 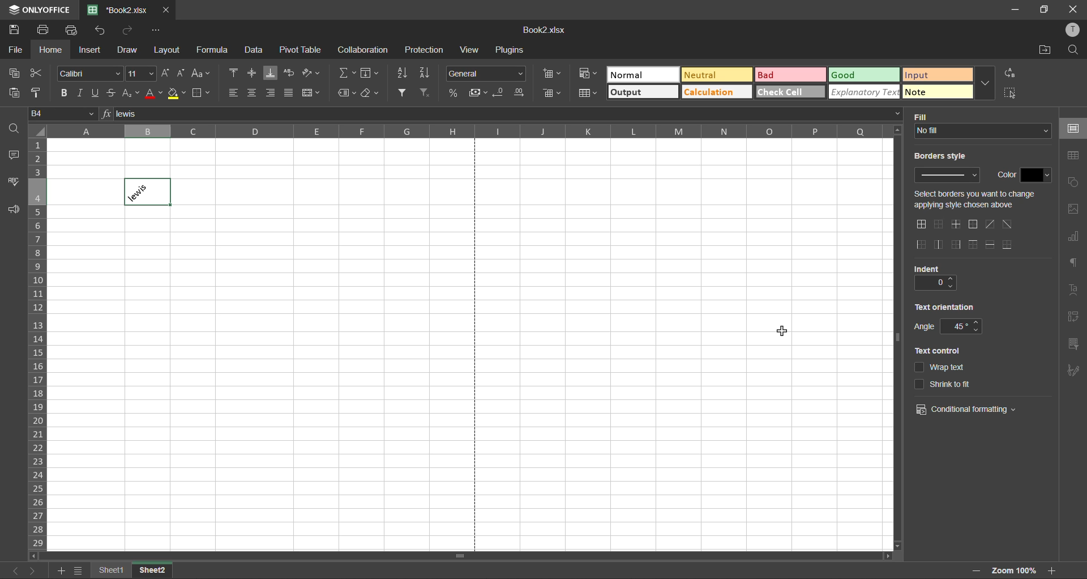 I want to click on close, so click(x=1071, y=8).